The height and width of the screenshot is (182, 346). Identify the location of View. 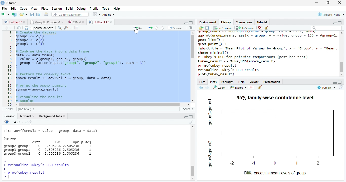
(34, 9).